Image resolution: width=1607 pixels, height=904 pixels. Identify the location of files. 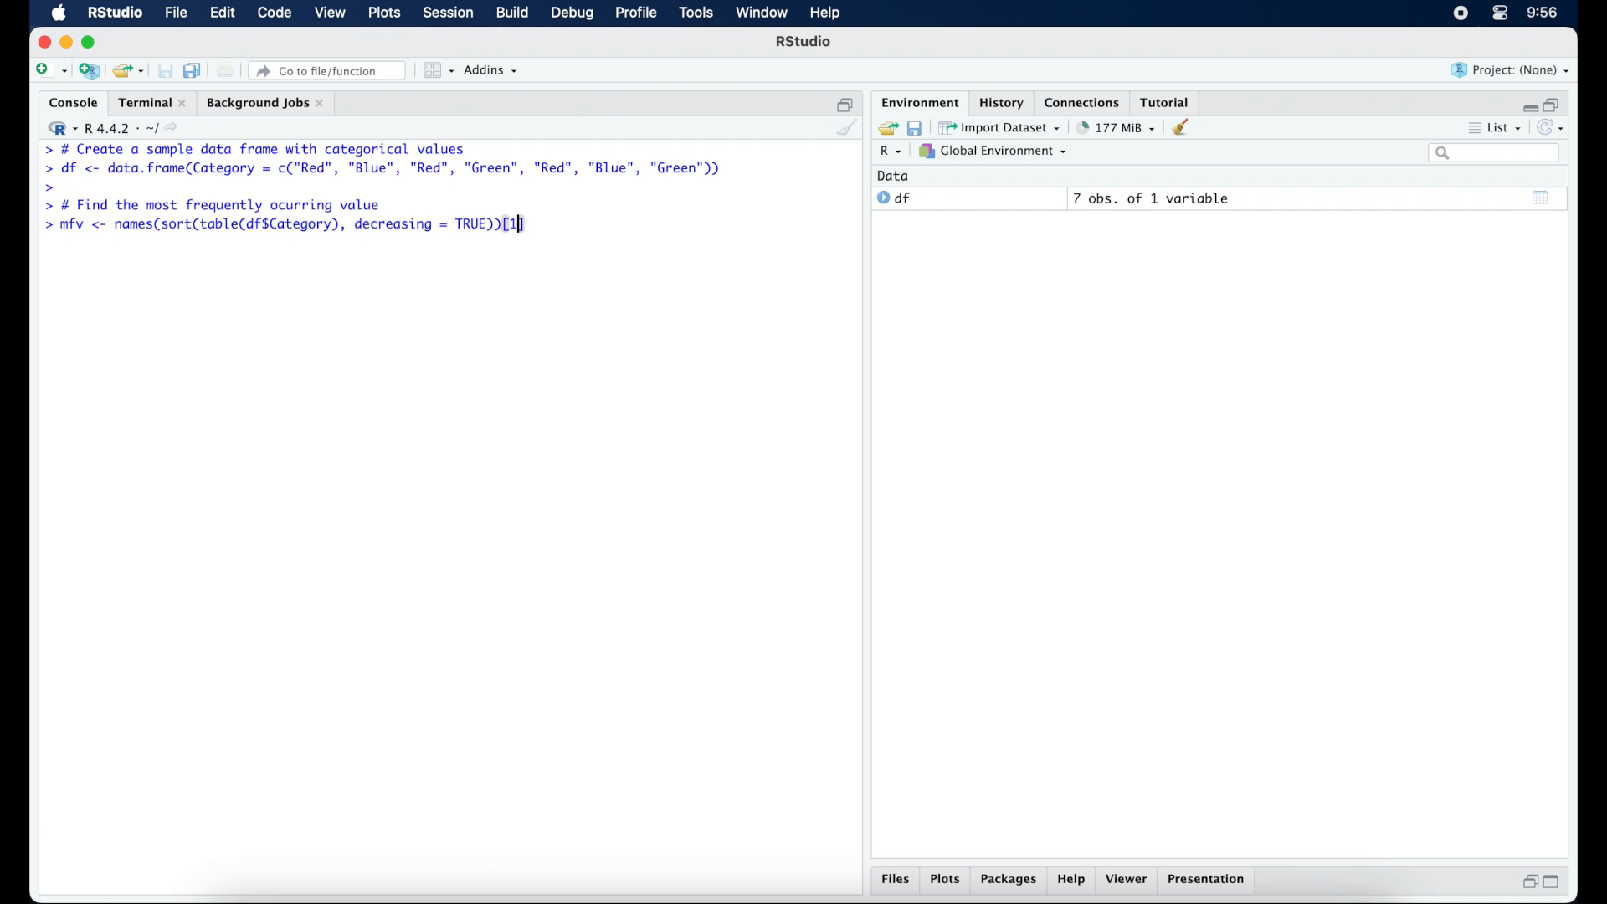
(894, 881).